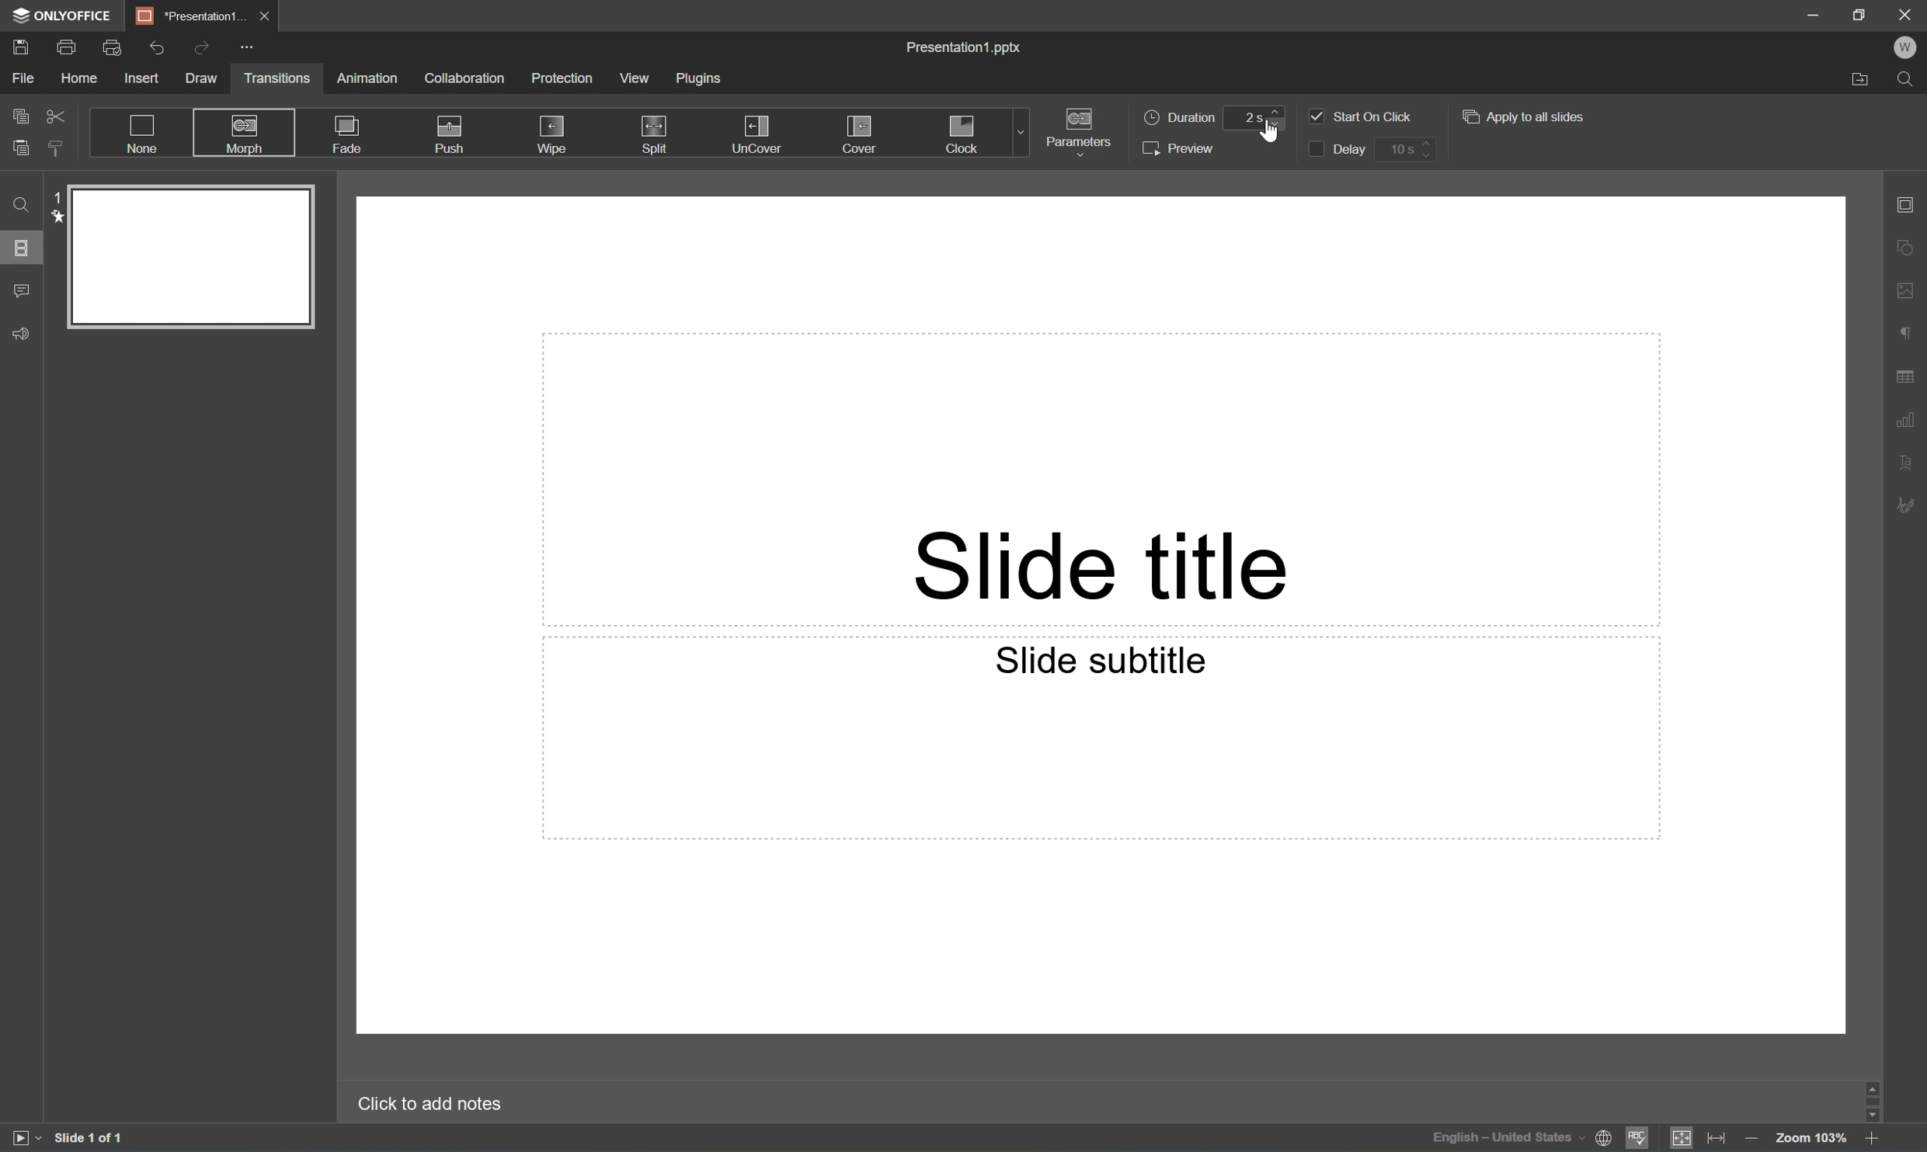 The height and width of the screenshot is (1152, 1927). Describe the element at coordinates (190, 18) in the screenshot. I see `*Presentation1...` at that location.